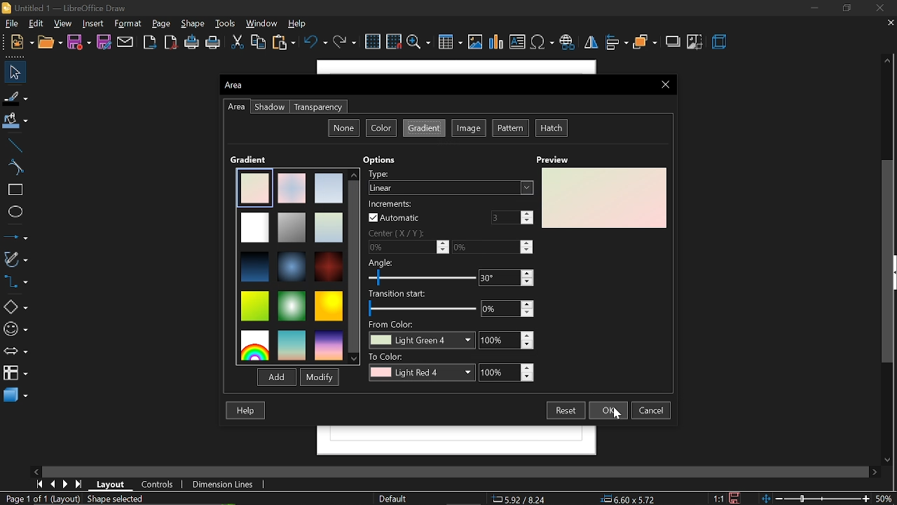 This screenshot has height=505, width=897. Describe the element at coordinates (883, 8) in the screenshot. I see `close` at that location.